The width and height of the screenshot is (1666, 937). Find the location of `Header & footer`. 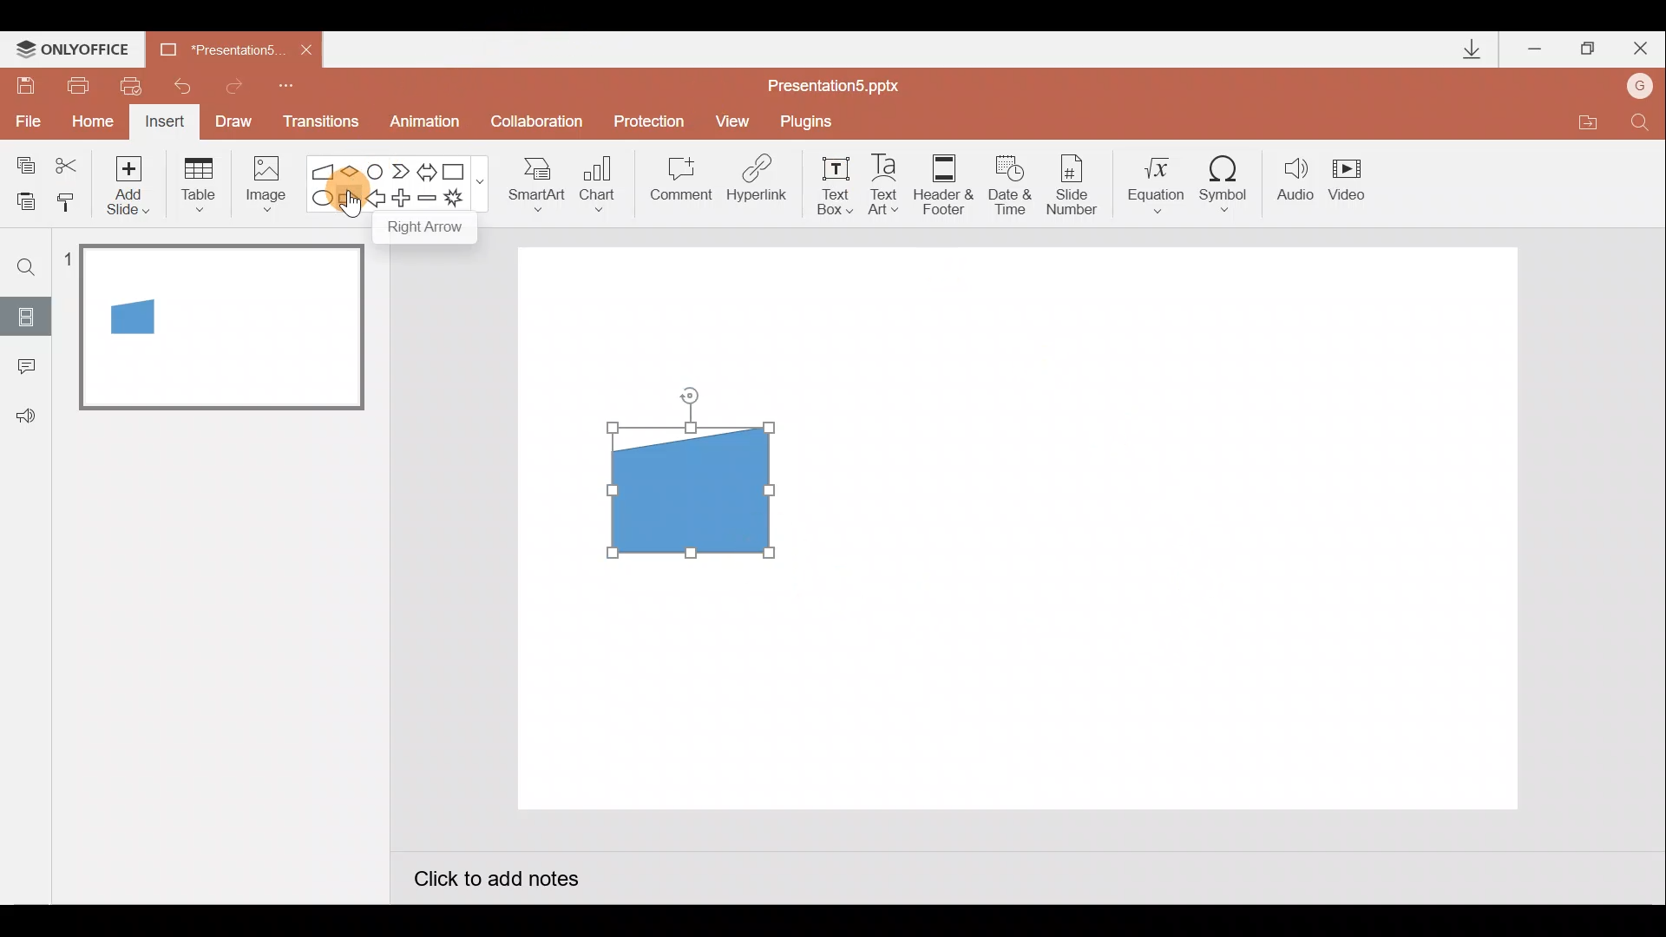

Header & footer is located at coordinates (942, 183).